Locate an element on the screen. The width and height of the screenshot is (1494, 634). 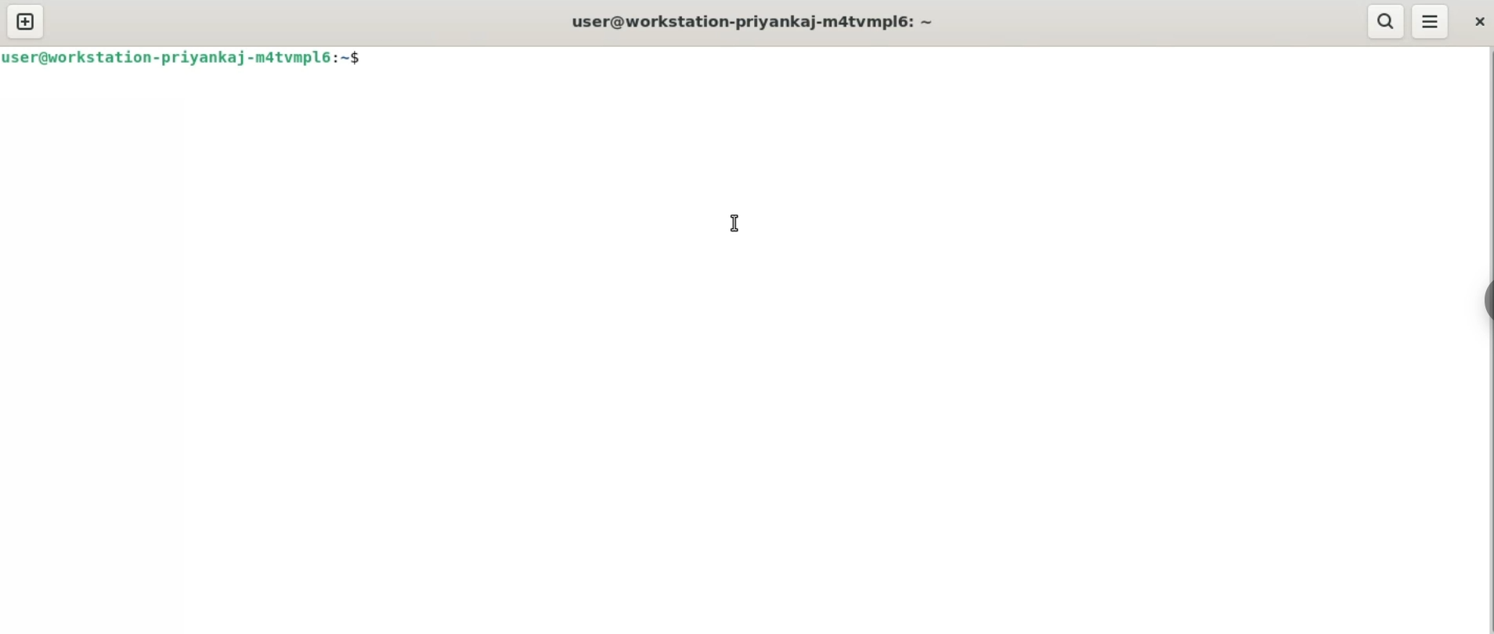
sidebar is located at coordinates (1485, 302).